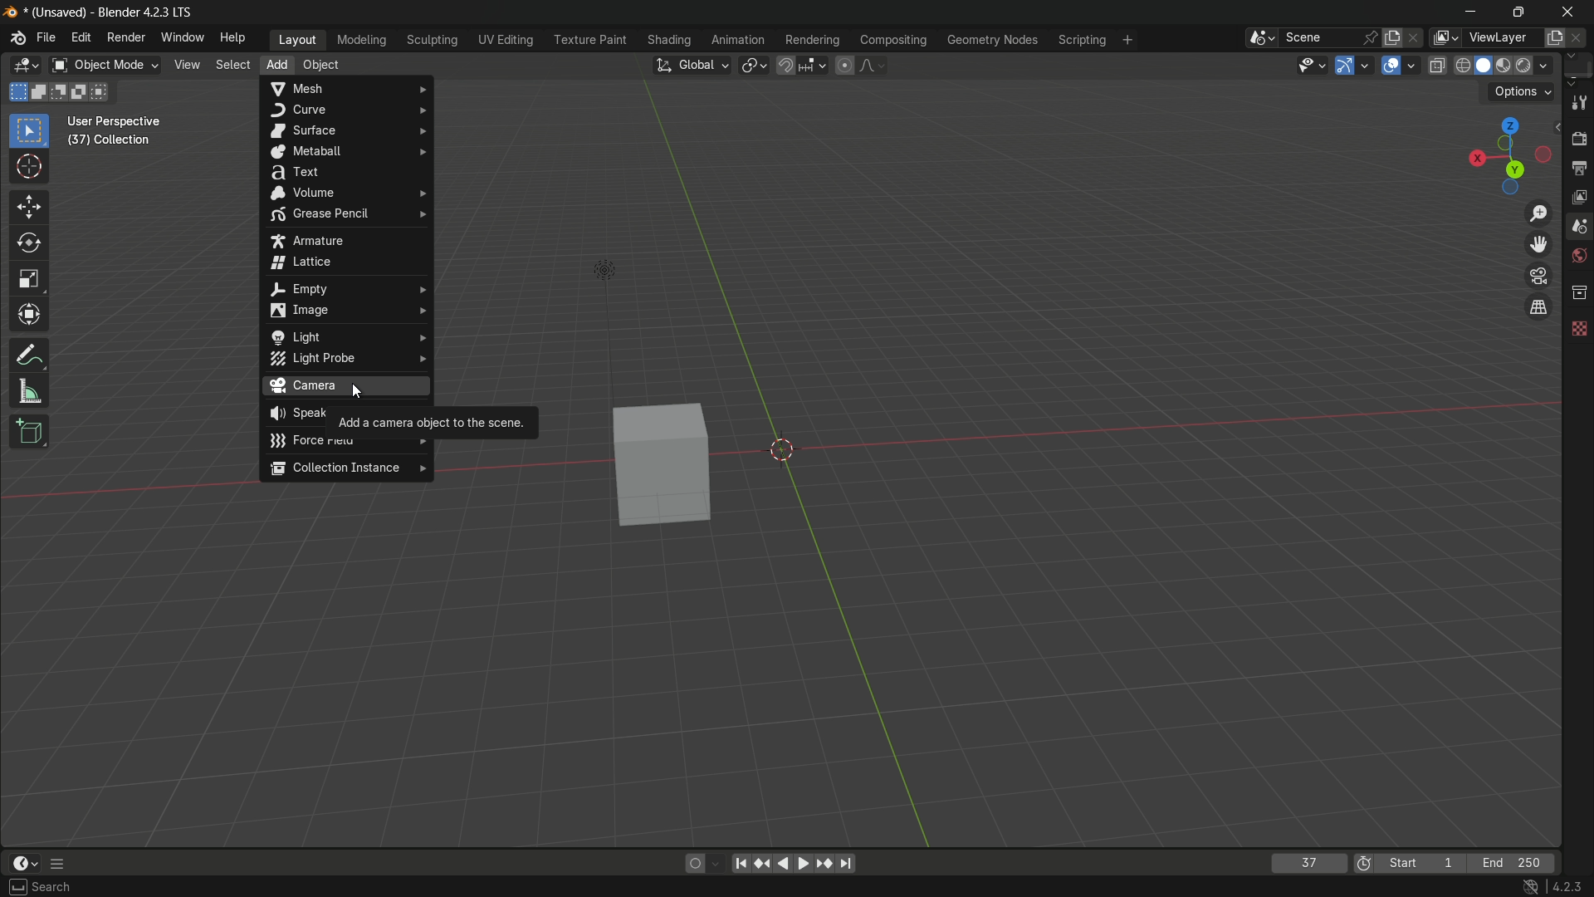 This screenshot has width=1594, height=897. Describe the element at coordinates (695, 863) in the screenshot. I see `auto keying` at that location.